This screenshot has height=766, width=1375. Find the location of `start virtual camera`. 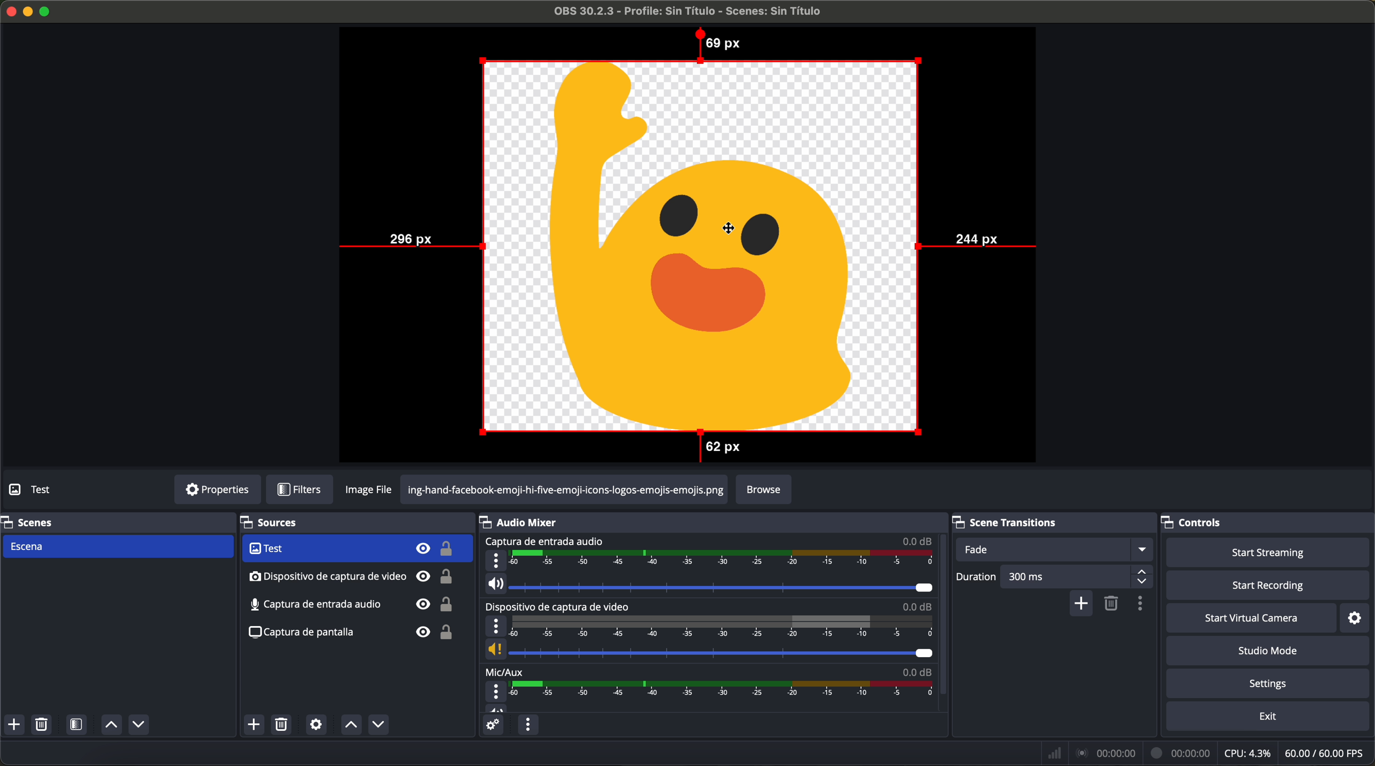

start virtual camera is located at coordinates (1251, 618).